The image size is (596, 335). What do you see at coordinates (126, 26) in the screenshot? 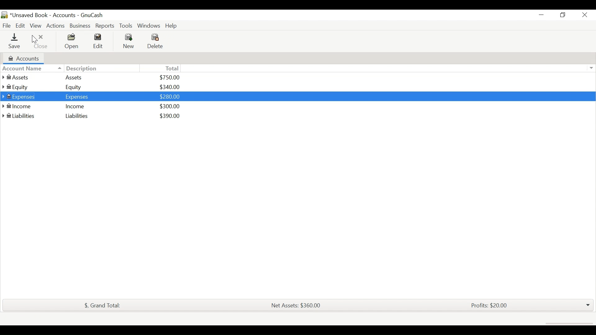
I see `Tools` at bounding box center [126, 26].